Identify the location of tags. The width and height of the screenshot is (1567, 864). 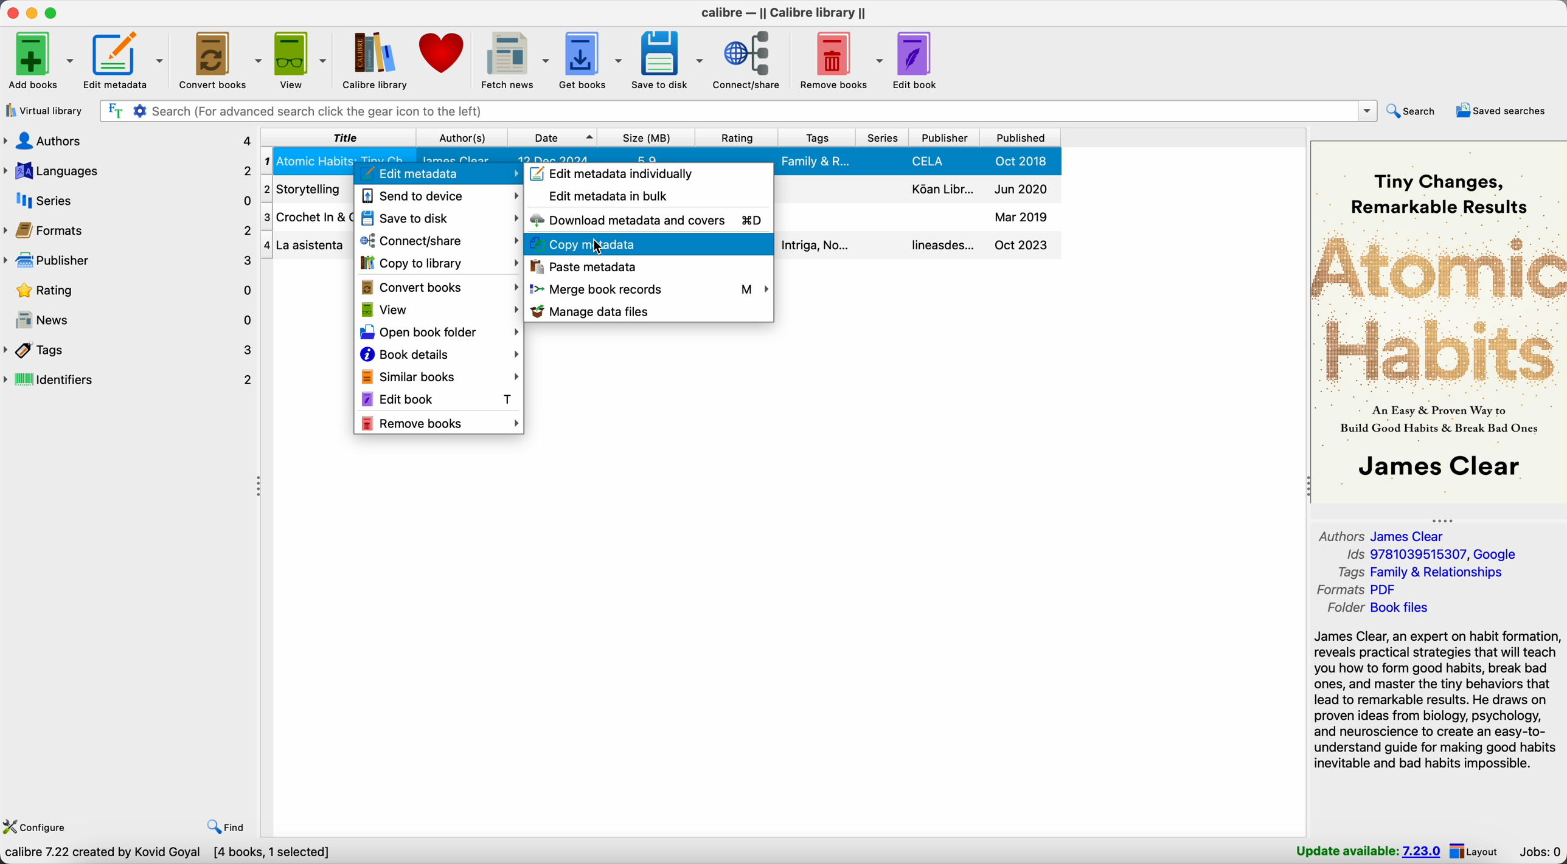
(819, 136).